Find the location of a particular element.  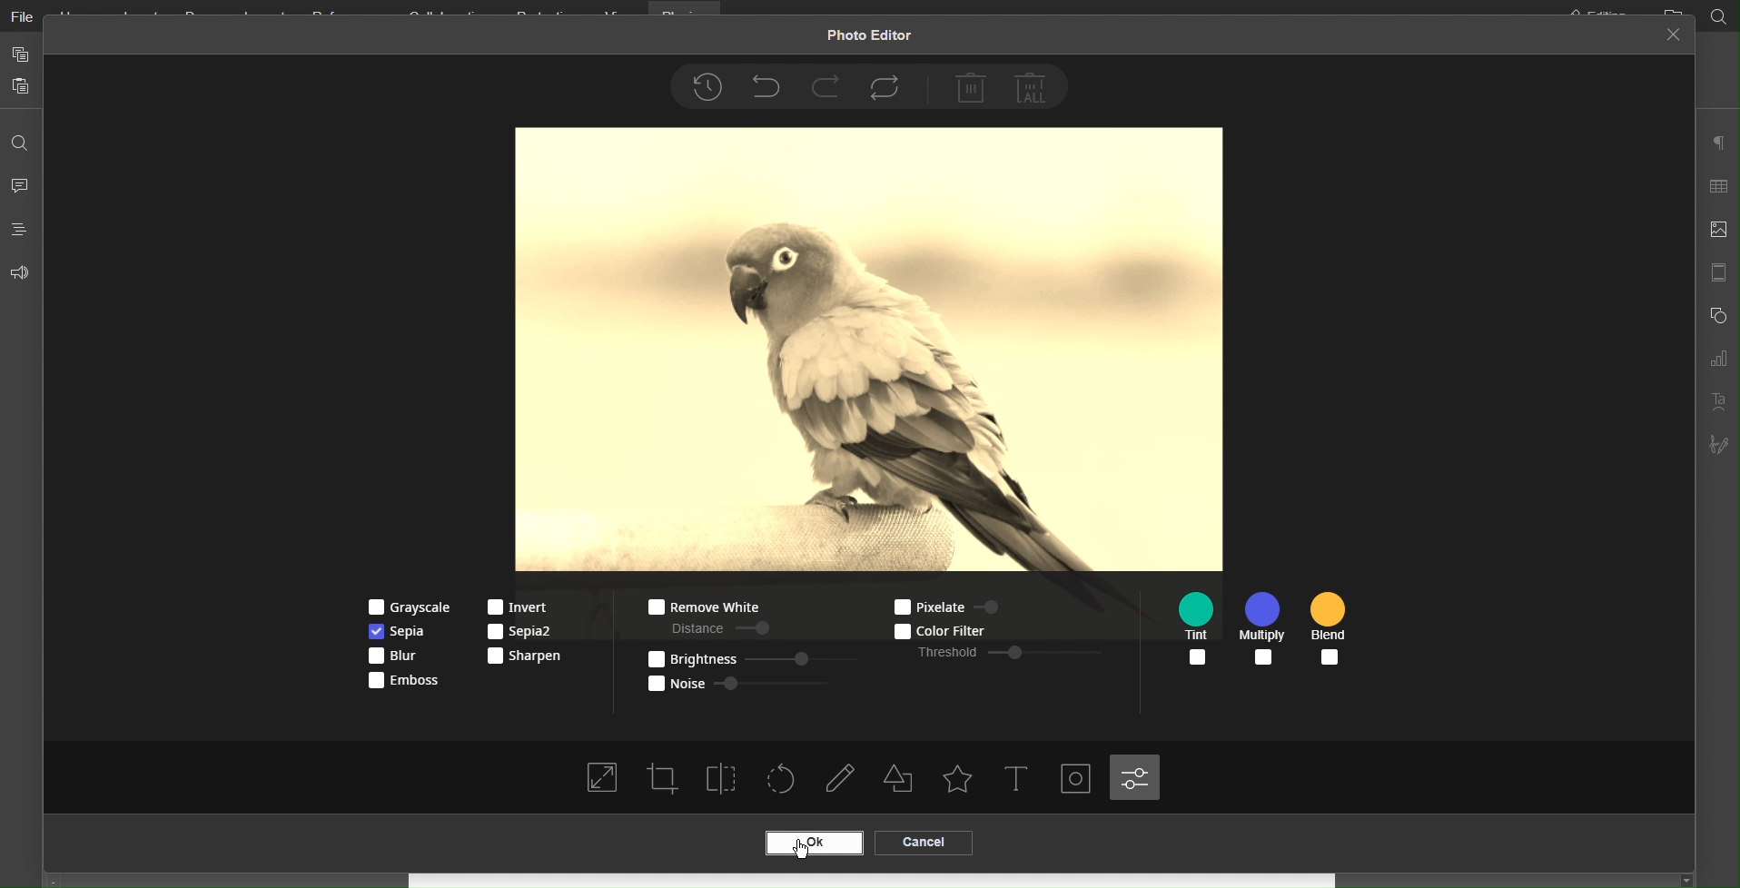

Refresh is located at coordinates (889, 86).